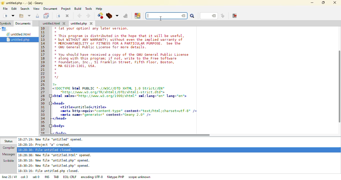 Image resolution: width=341 pixels, height=180 pixels. What do you see at coordinates (67, 15) in the screenshot?
I see `close` at bounding box center [67, 15].